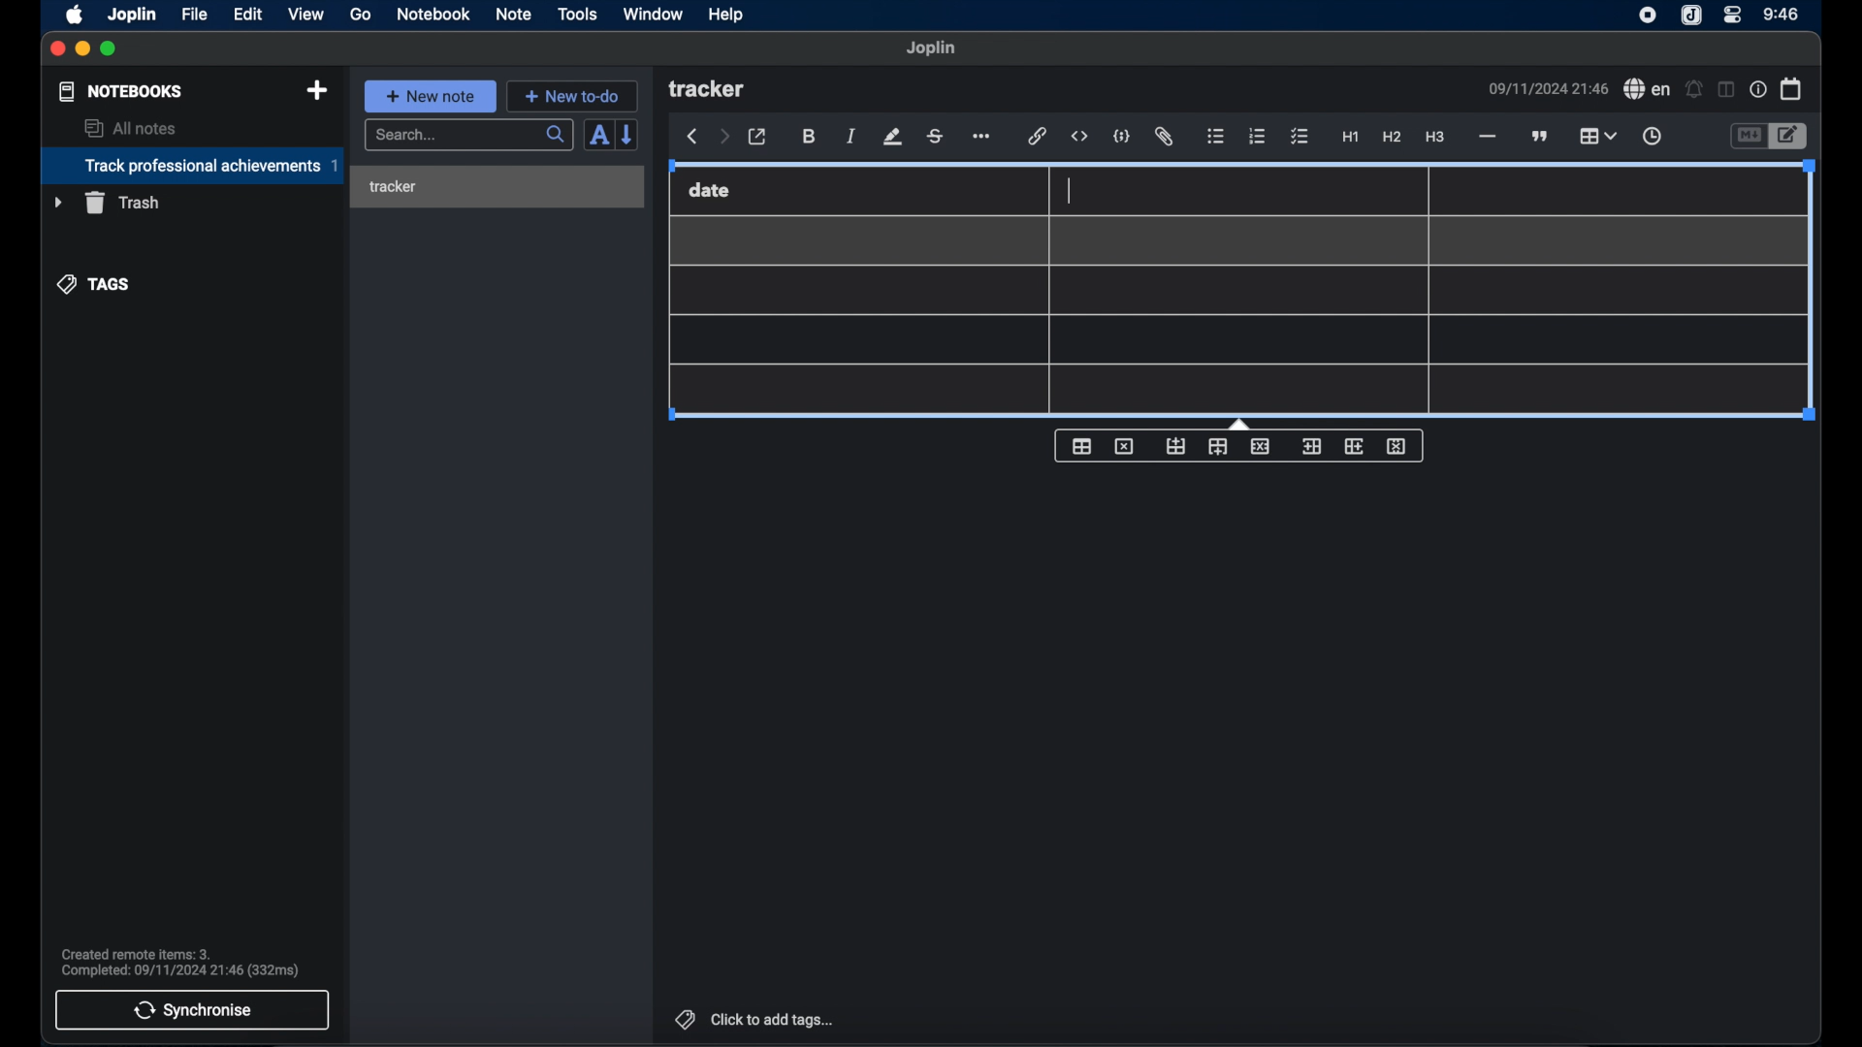  Describe the element at coordinates (76, 15) in the screenshot. I see `apple icon` at that location.